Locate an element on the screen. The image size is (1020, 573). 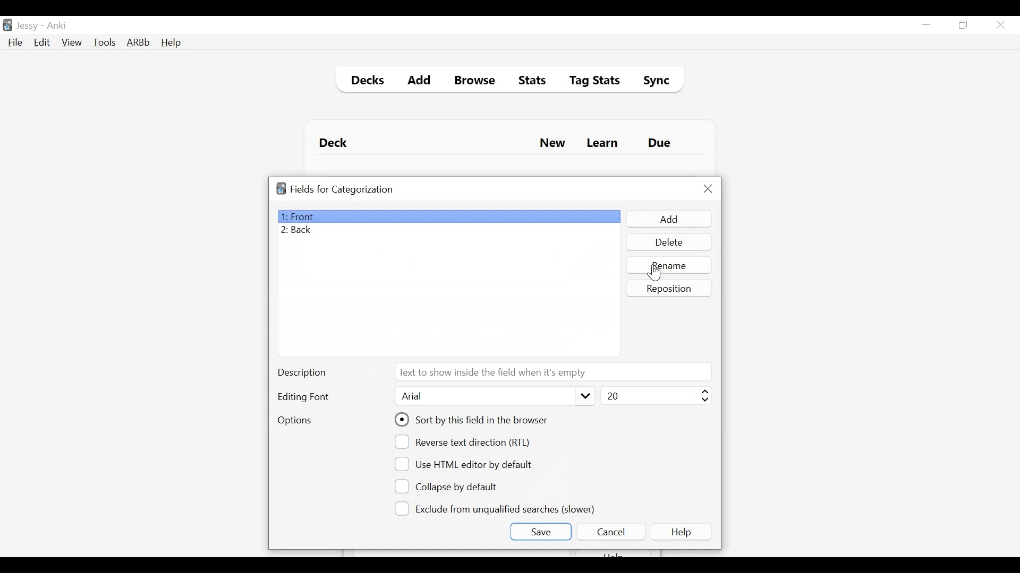
Help is located at coordinates (683, 532).